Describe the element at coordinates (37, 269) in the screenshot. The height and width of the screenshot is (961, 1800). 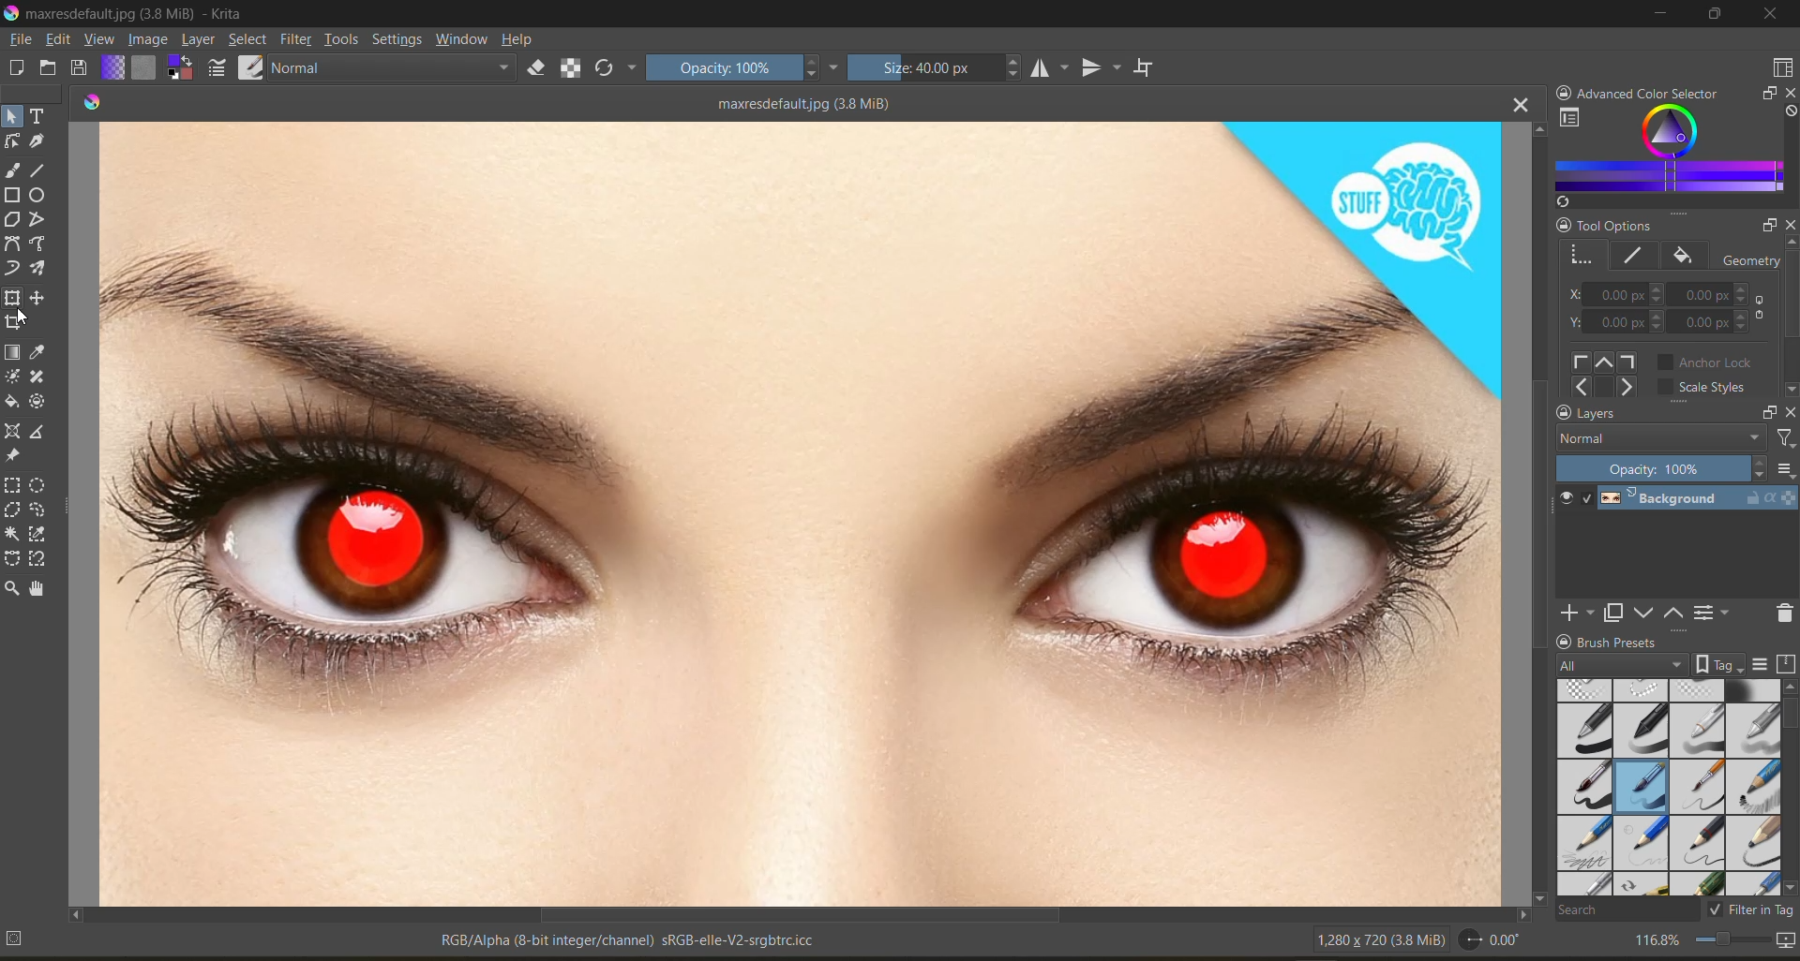
I see `tool` at that location.